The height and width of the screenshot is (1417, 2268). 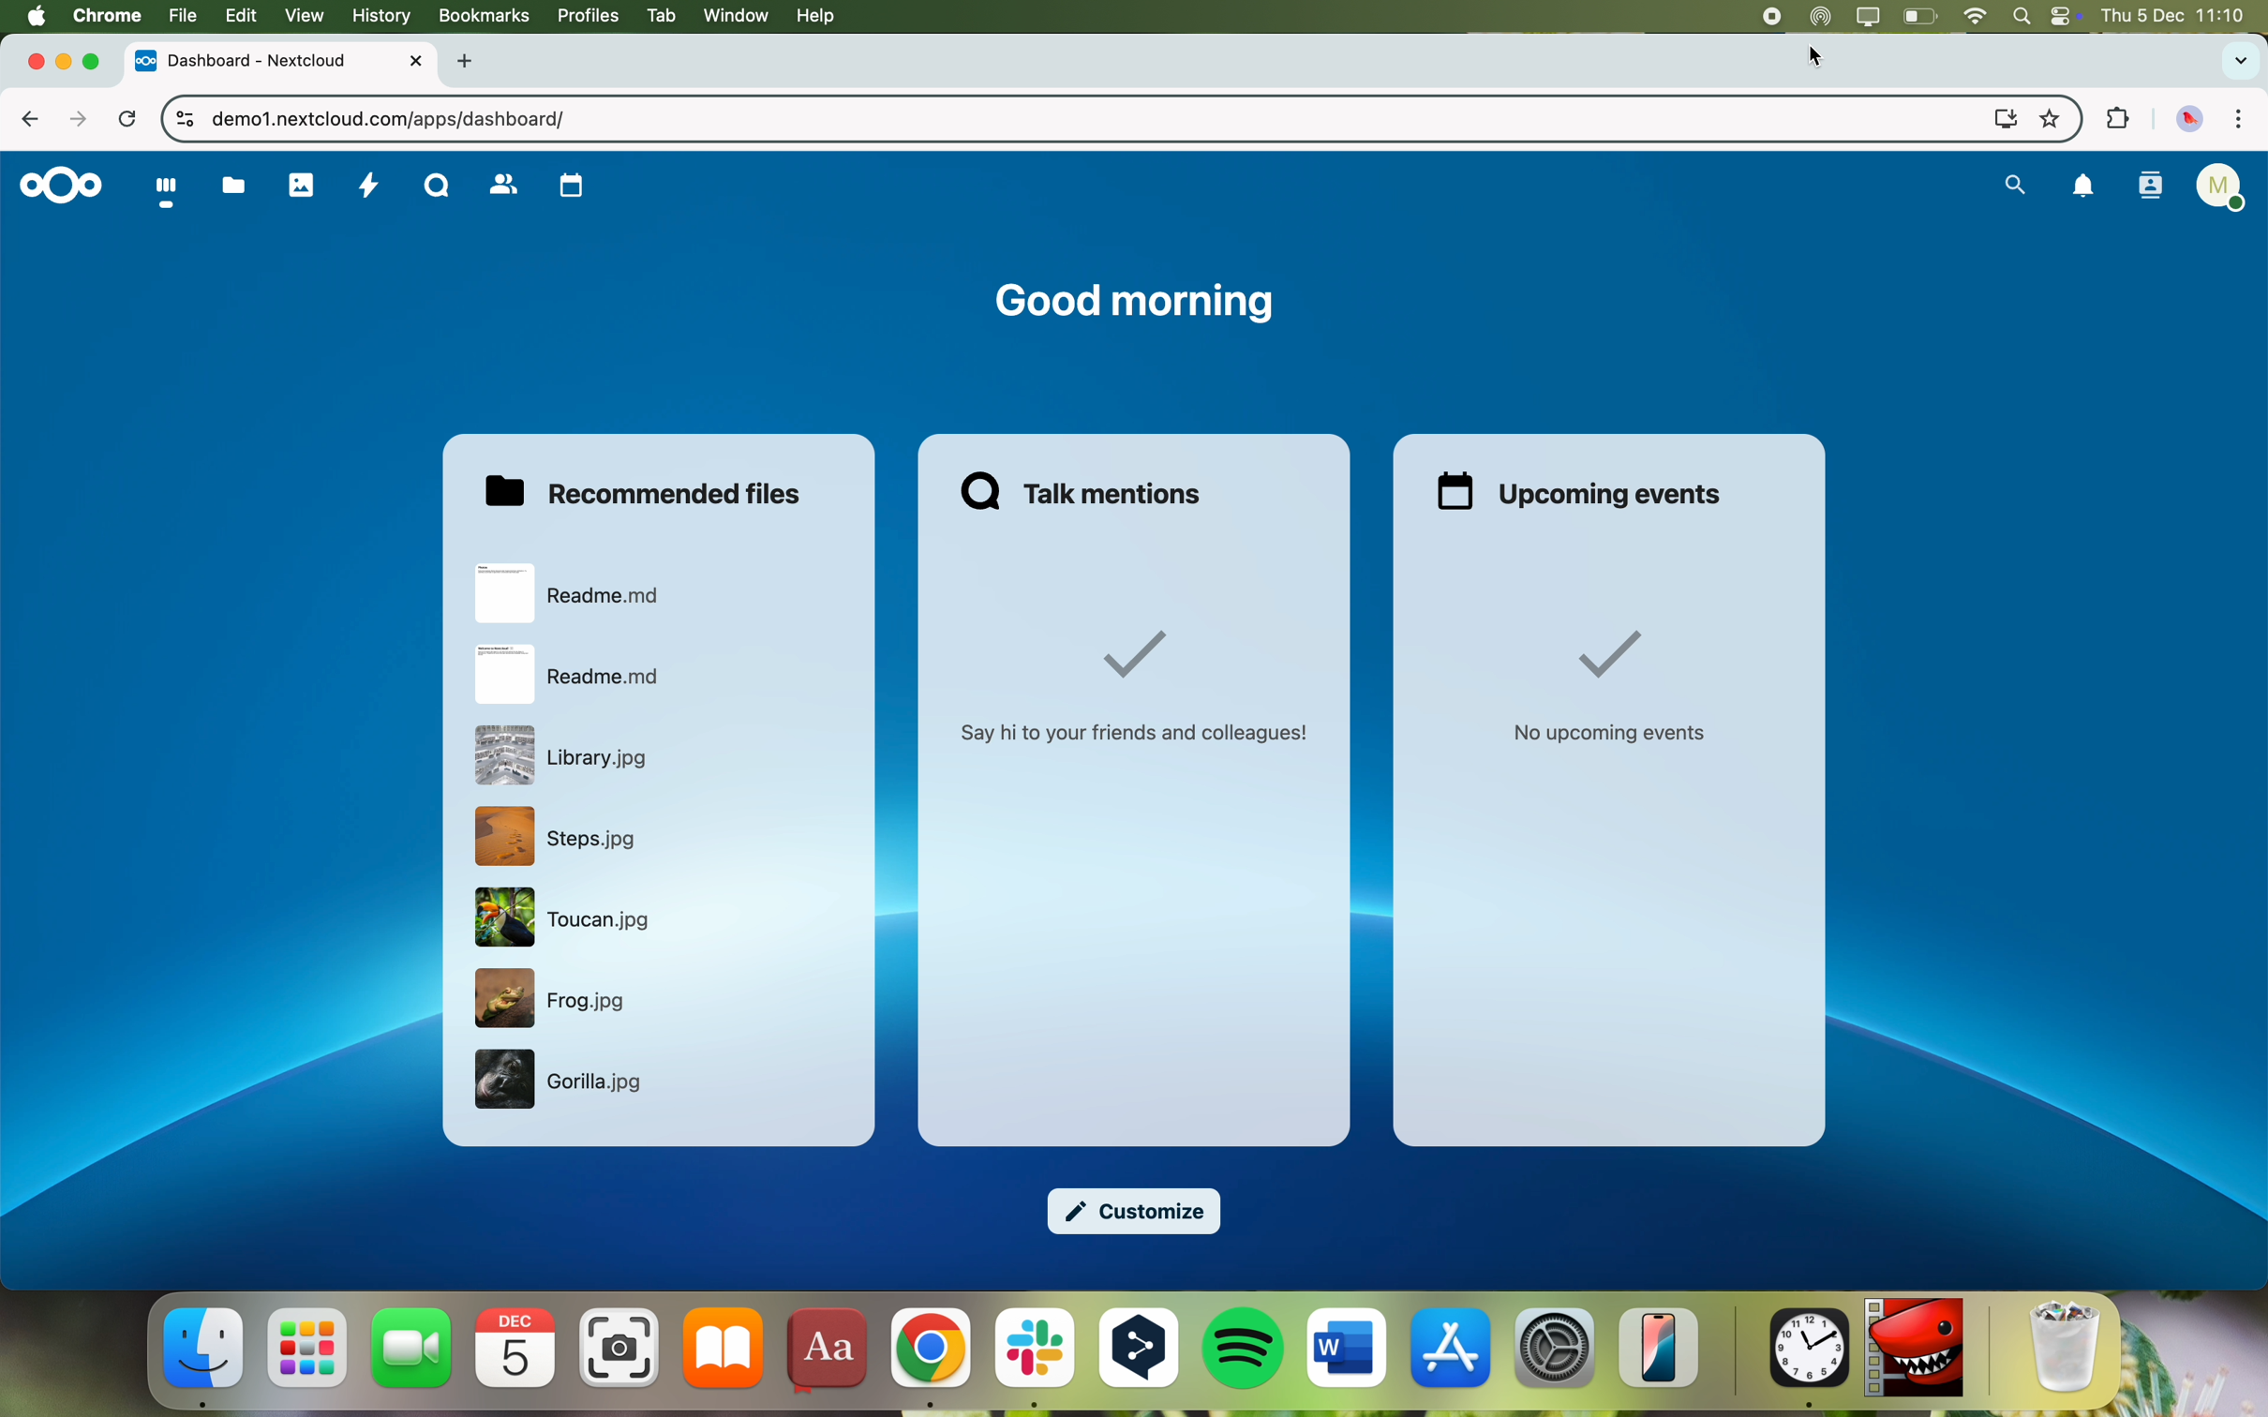 I want to click on window, so click(x=737, y=17).